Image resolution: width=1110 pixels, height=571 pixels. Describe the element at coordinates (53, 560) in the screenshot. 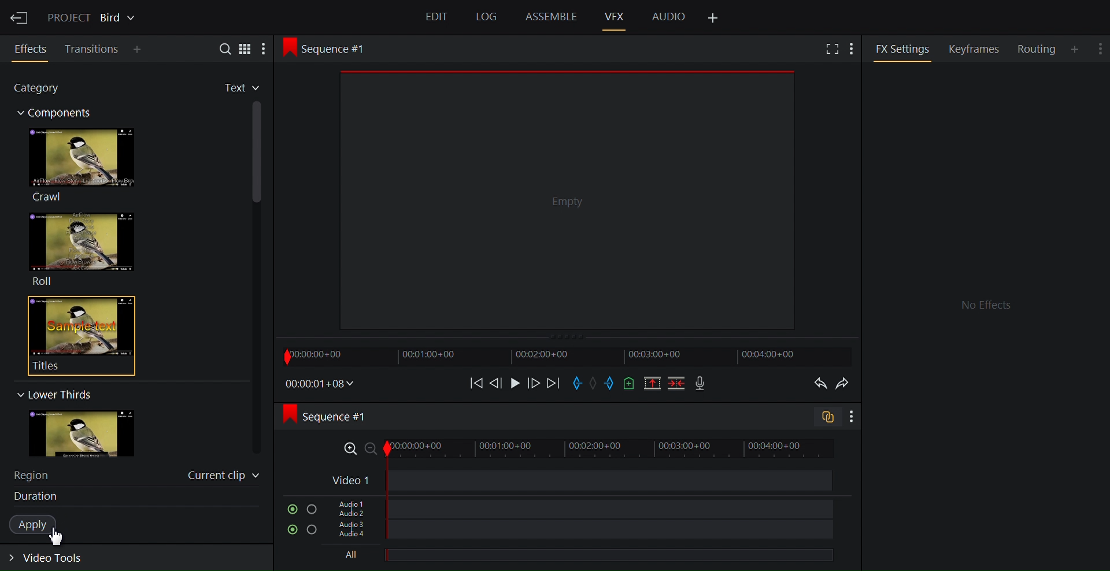

I see `Expand video tools` at that location.